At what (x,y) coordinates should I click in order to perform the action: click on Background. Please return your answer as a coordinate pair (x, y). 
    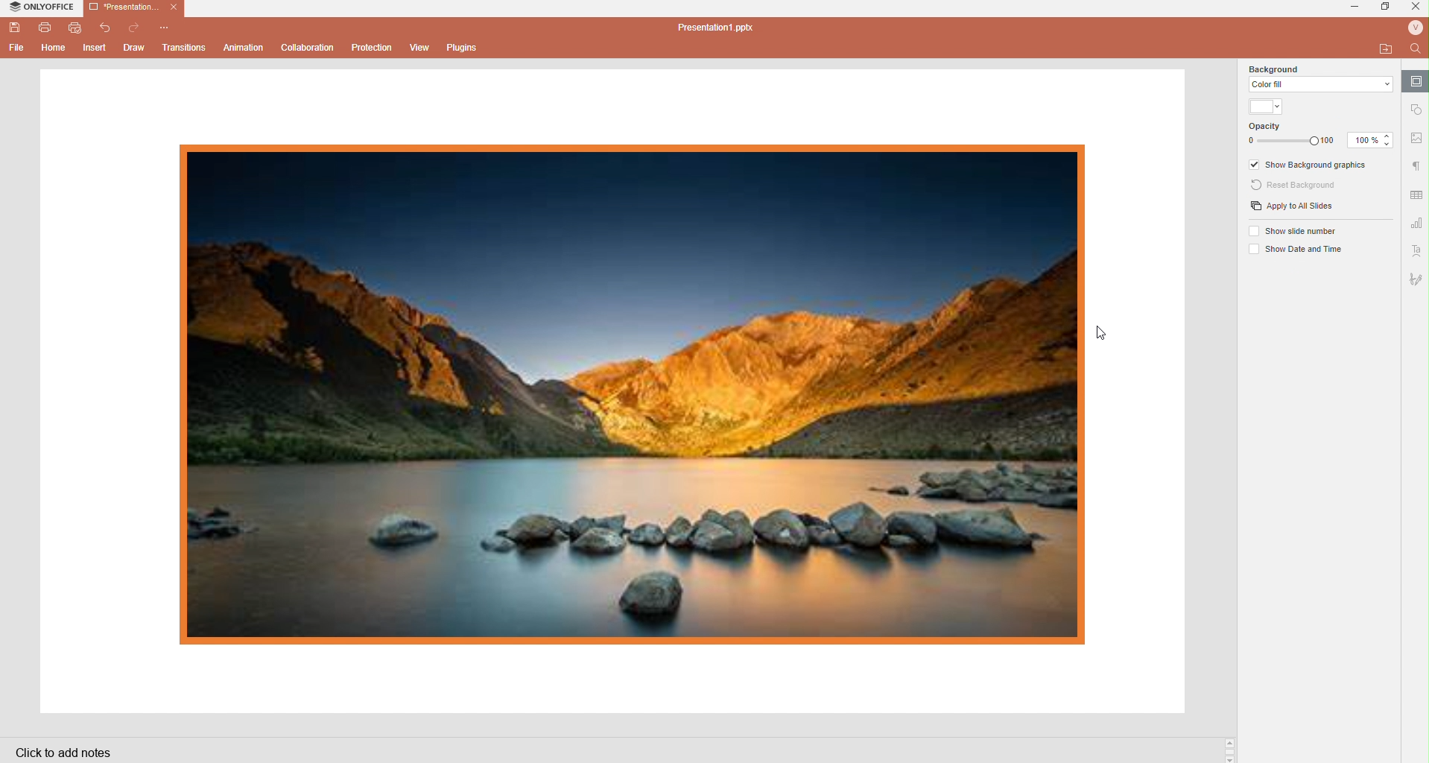
    Looking at the image, I should click on (1318, 78).